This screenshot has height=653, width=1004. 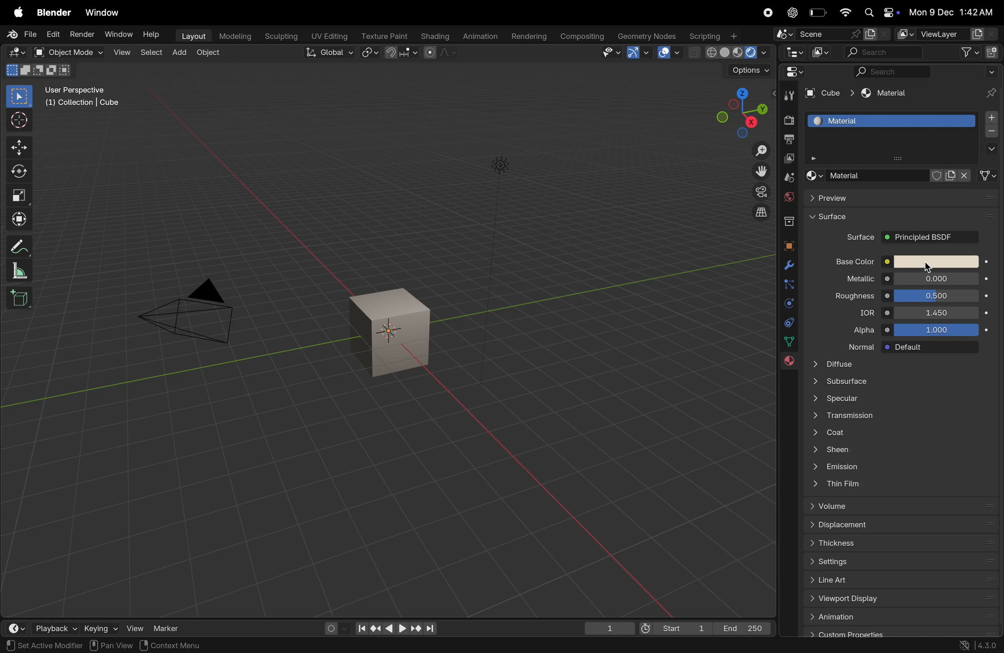 I want to click on output, so click(x=788, y=140).